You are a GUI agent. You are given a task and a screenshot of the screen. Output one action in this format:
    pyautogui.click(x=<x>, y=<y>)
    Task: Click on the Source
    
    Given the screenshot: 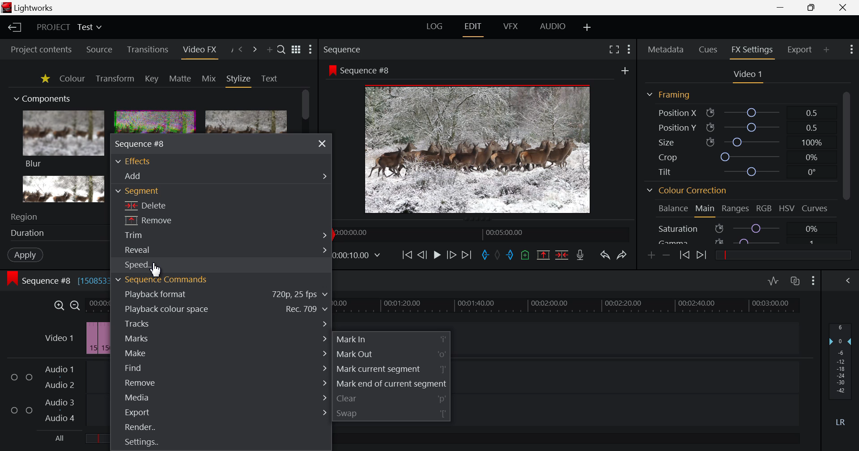 What is the action you would take?
    pyautogui.click(x=100, y=49)
    